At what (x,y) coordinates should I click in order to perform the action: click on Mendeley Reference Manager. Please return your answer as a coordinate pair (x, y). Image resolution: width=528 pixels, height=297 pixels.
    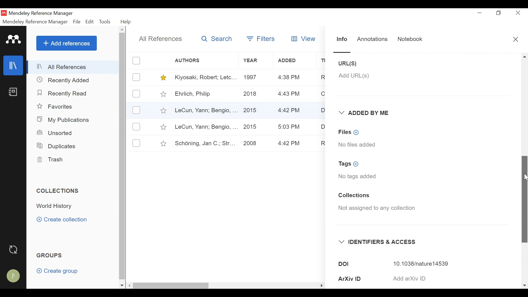
    Looking at the image, I should click on (35, 22).